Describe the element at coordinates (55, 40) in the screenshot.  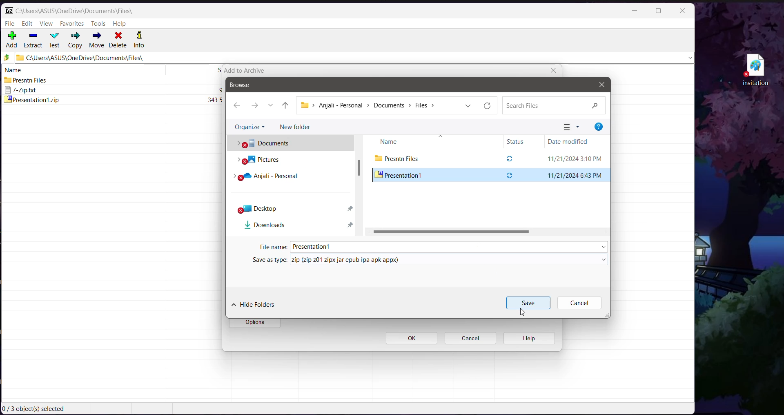
I see `Test` at that location.